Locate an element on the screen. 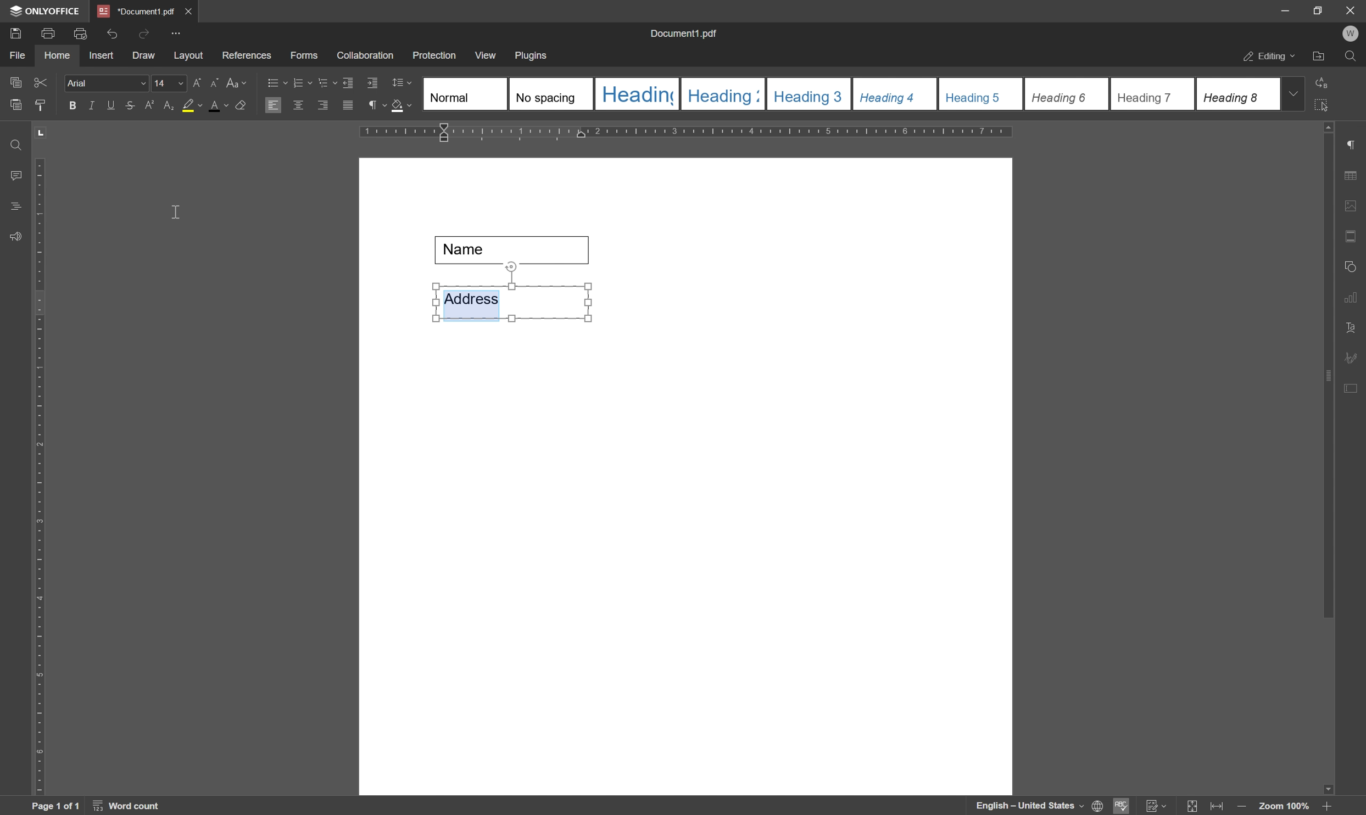 Image resolution: width=1366 pixels, height=815 pixels. shading is located at coordinates (402, 107).